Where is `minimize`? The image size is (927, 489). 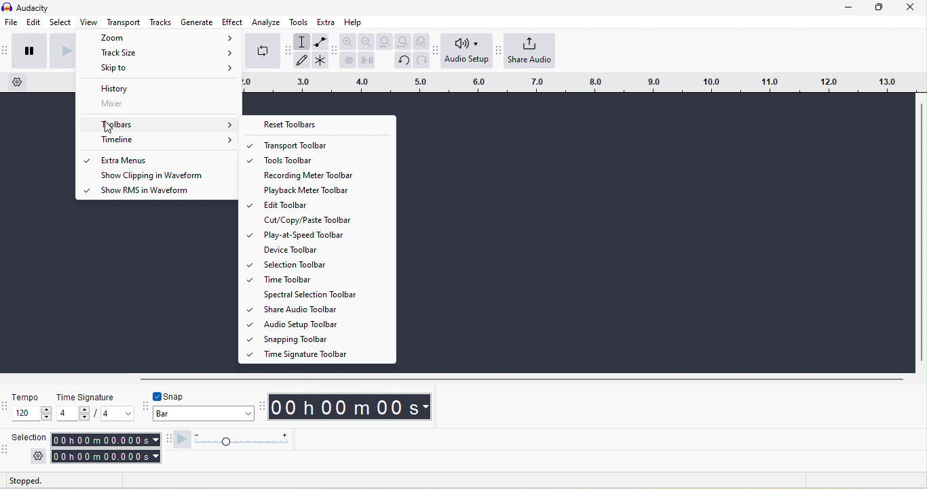
minimize is located at coordinates (848, 7).